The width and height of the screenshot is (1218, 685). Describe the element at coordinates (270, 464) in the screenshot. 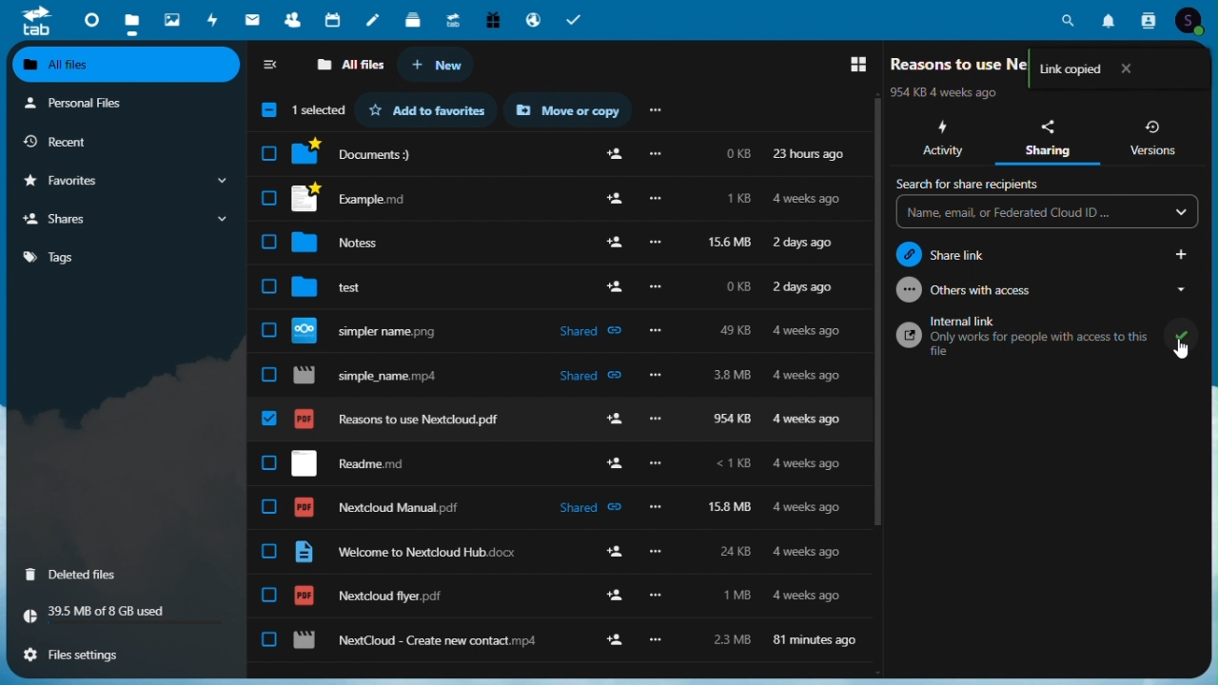

I see `checkbox` at that location.